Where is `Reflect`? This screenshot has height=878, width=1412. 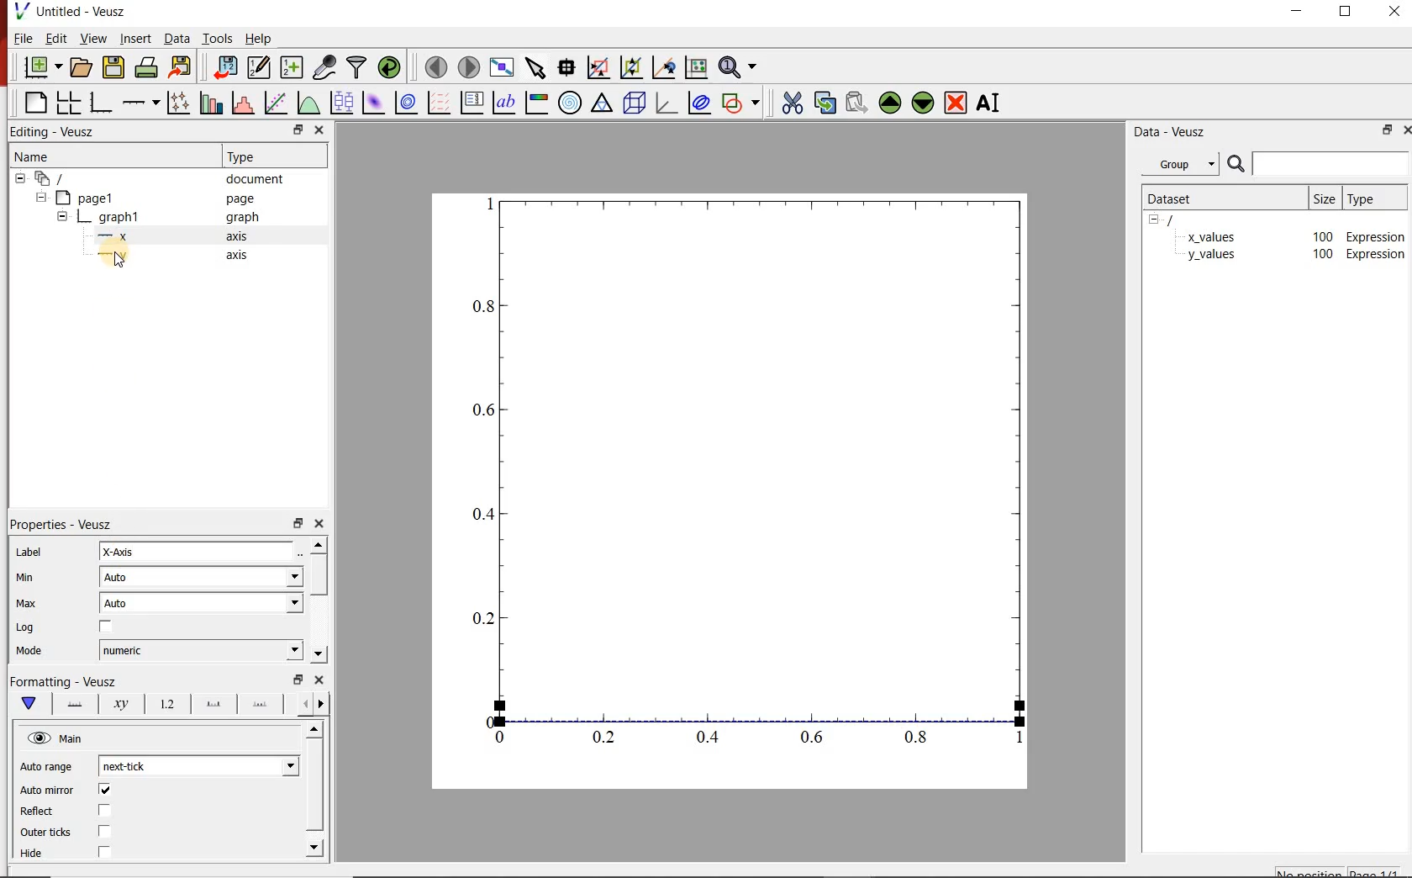 Reflect is located at coordinates (46, 812).